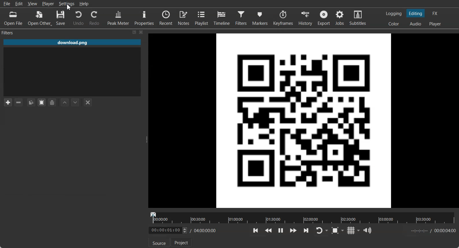  What do you see at coordinates (42, 102) in the screenshot?
I see `Paste Filter` at bounding box center [42, 102].